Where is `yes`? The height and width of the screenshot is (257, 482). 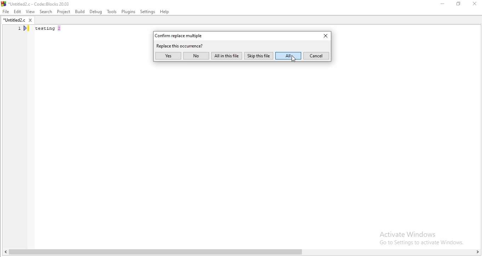 yes is located at coordinates (168, 56).